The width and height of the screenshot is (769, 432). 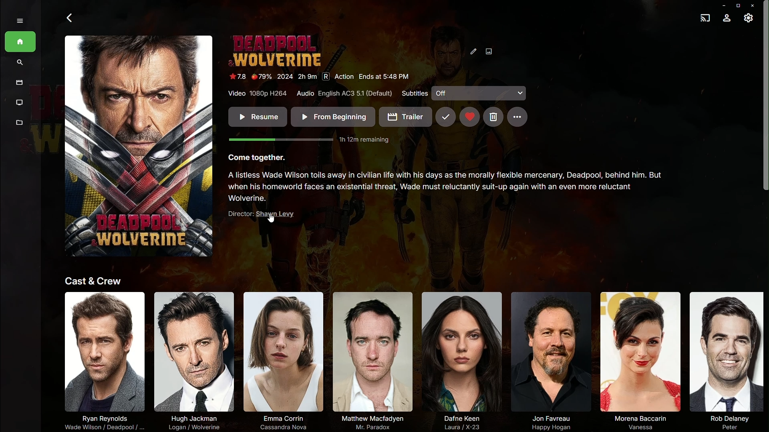 I want to click on Ryan Reynolds, so click(x=103, y=361).